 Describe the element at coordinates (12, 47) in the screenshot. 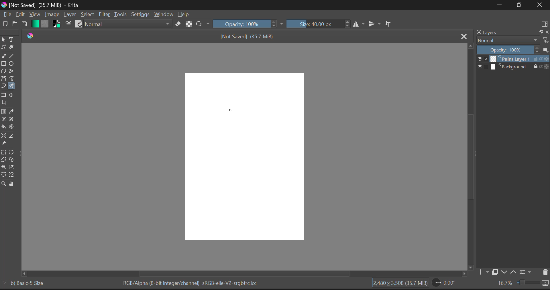

I see `Calligraphic Tool` at that location.